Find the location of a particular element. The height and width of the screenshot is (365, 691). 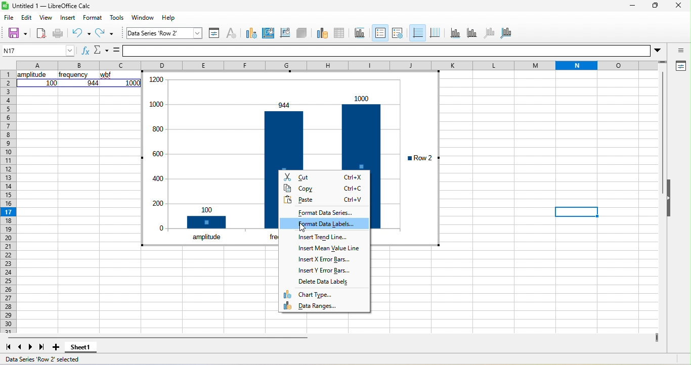

3d view is located at coordinates (303, 34).